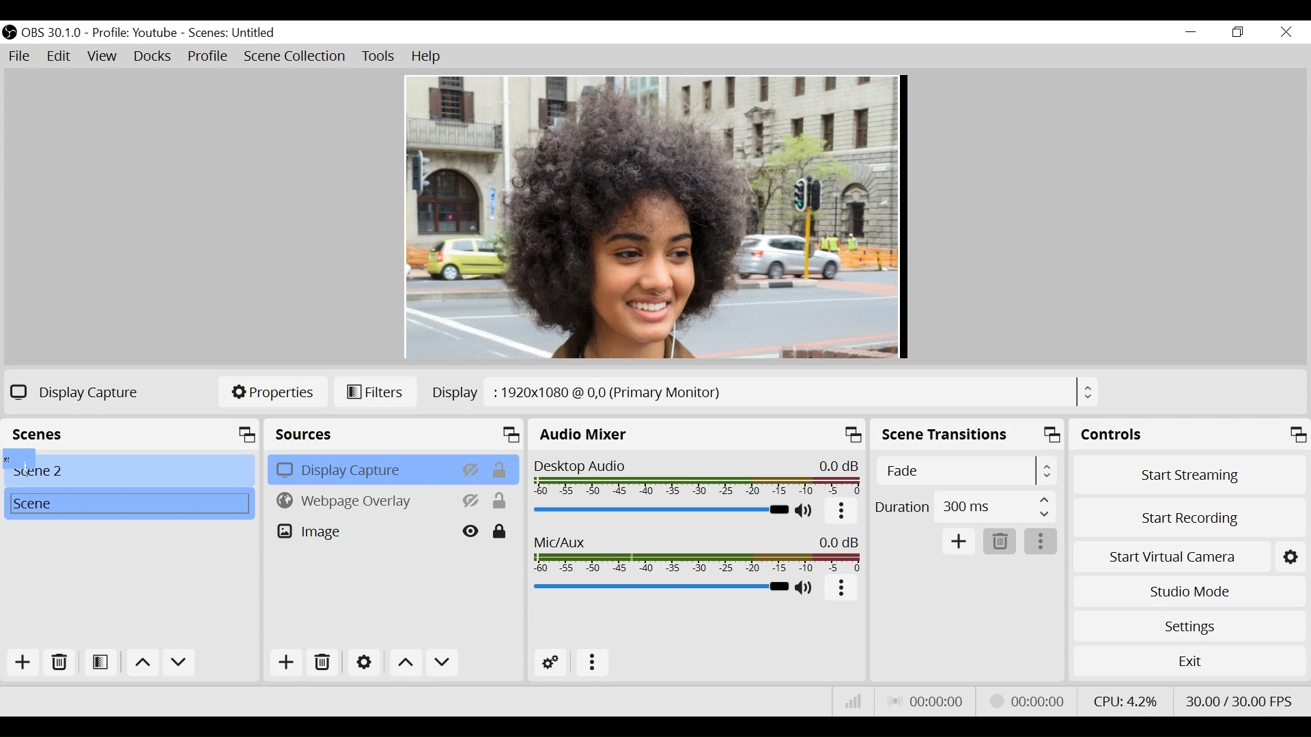 This screenshot has height=737, width=1311. I want to click on Streaming Status, so click(1031, 702).